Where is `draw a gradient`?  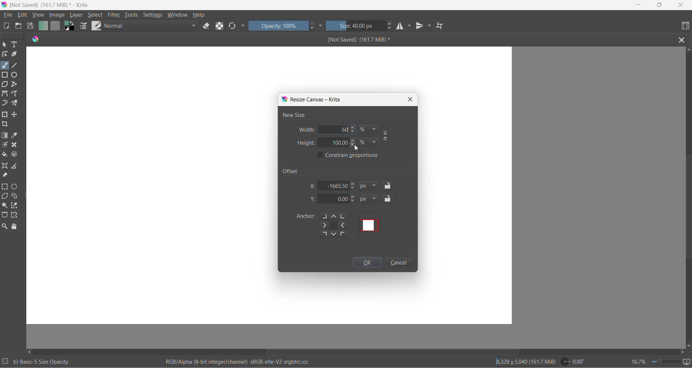
draw a gradient is located at coordinates (6, 136).